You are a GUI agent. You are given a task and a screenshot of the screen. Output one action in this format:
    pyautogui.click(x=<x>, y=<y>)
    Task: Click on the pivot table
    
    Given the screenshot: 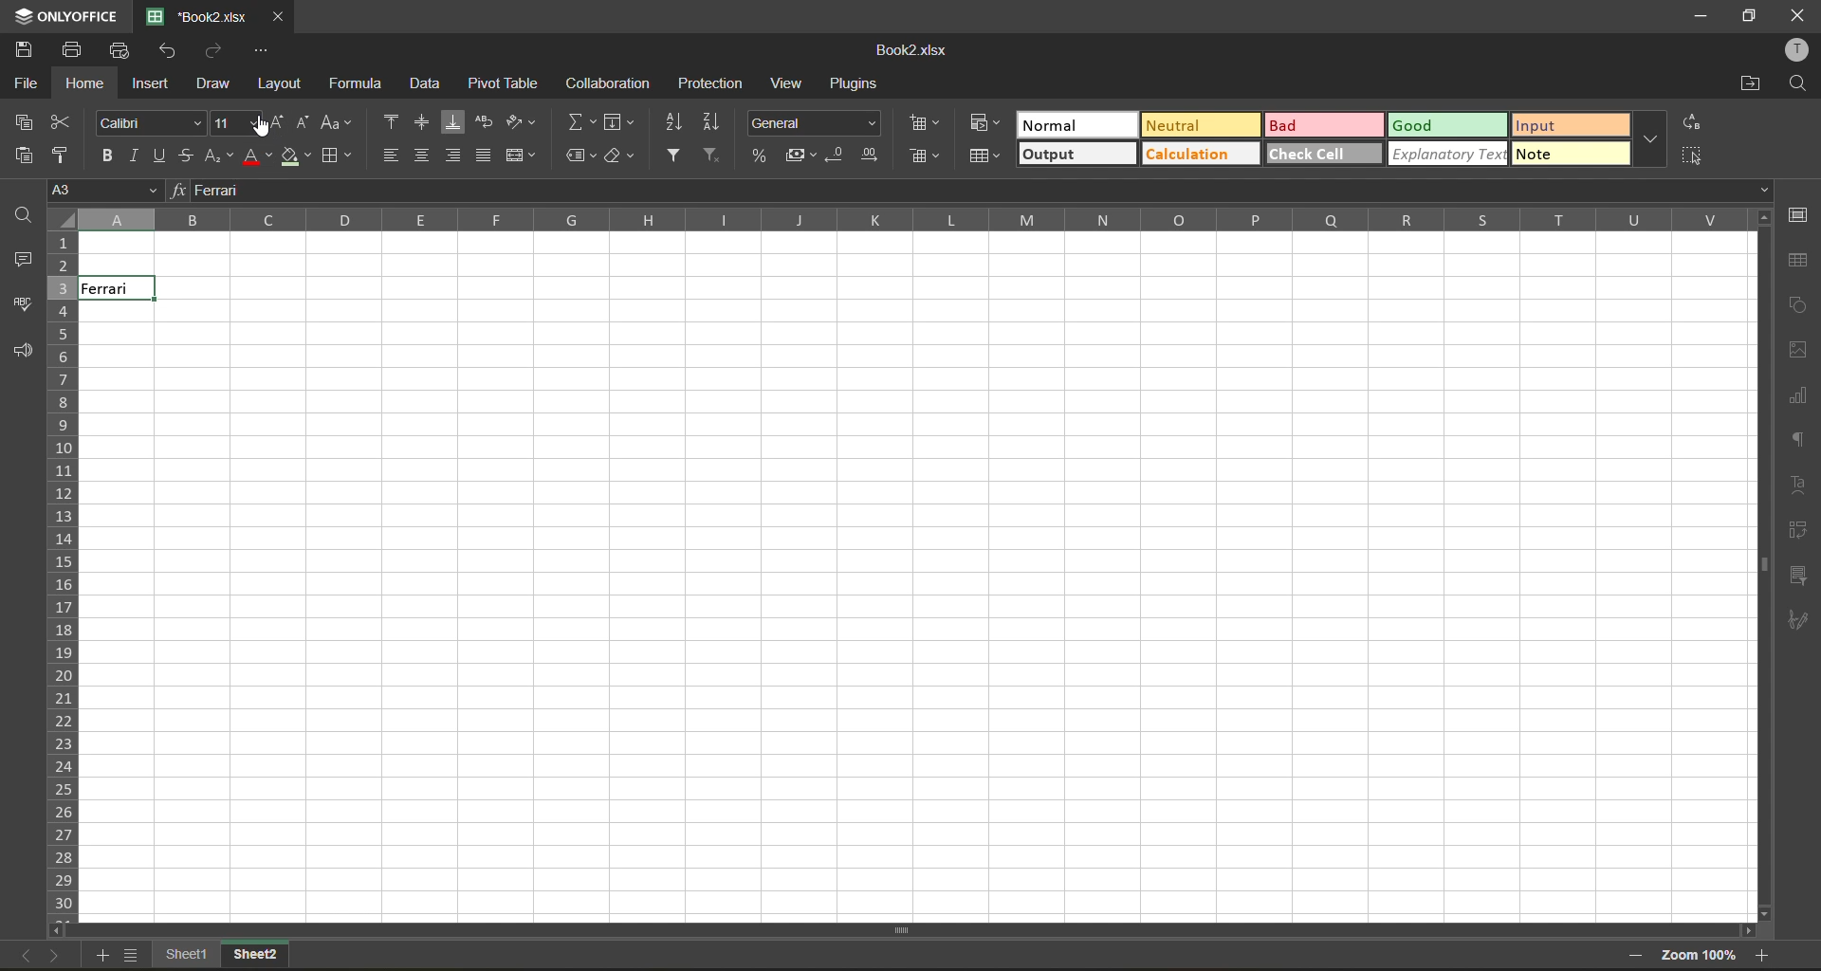 What is the action you would take?
    pyautogui.click(x=1802, y=531)
    